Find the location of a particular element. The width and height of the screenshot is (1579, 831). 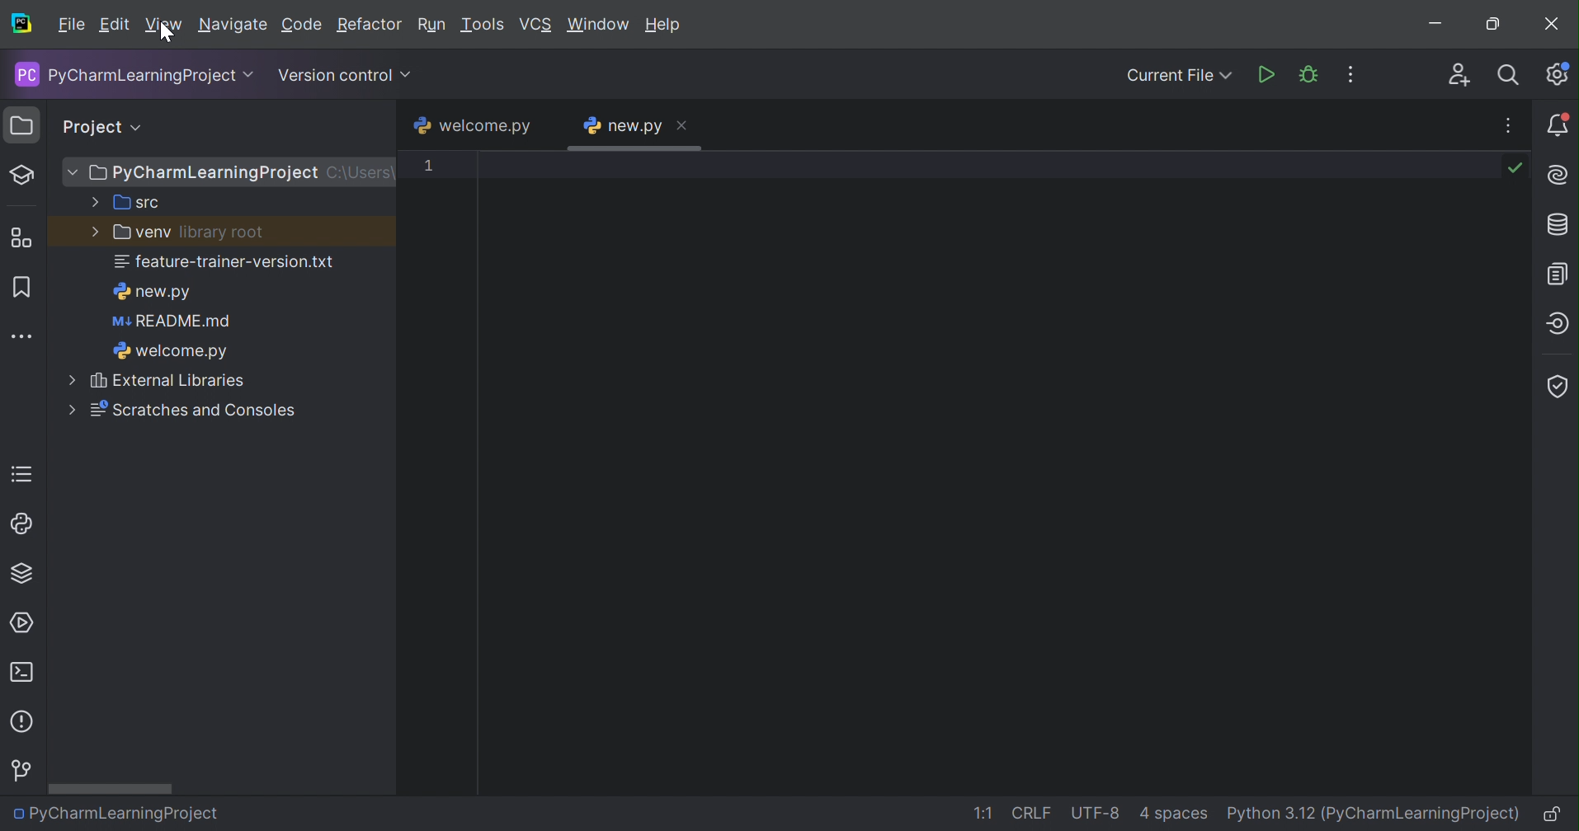

Python Packages is located at coordinates (20, 575).